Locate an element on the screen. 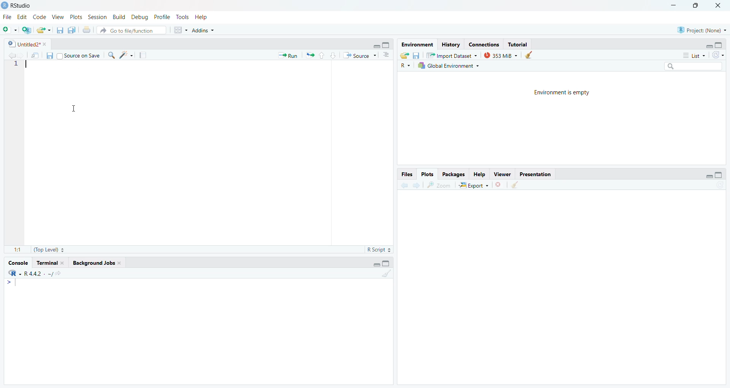 The height and width of the screenshot is (388, 730). close is located at coordinates (715, 5).